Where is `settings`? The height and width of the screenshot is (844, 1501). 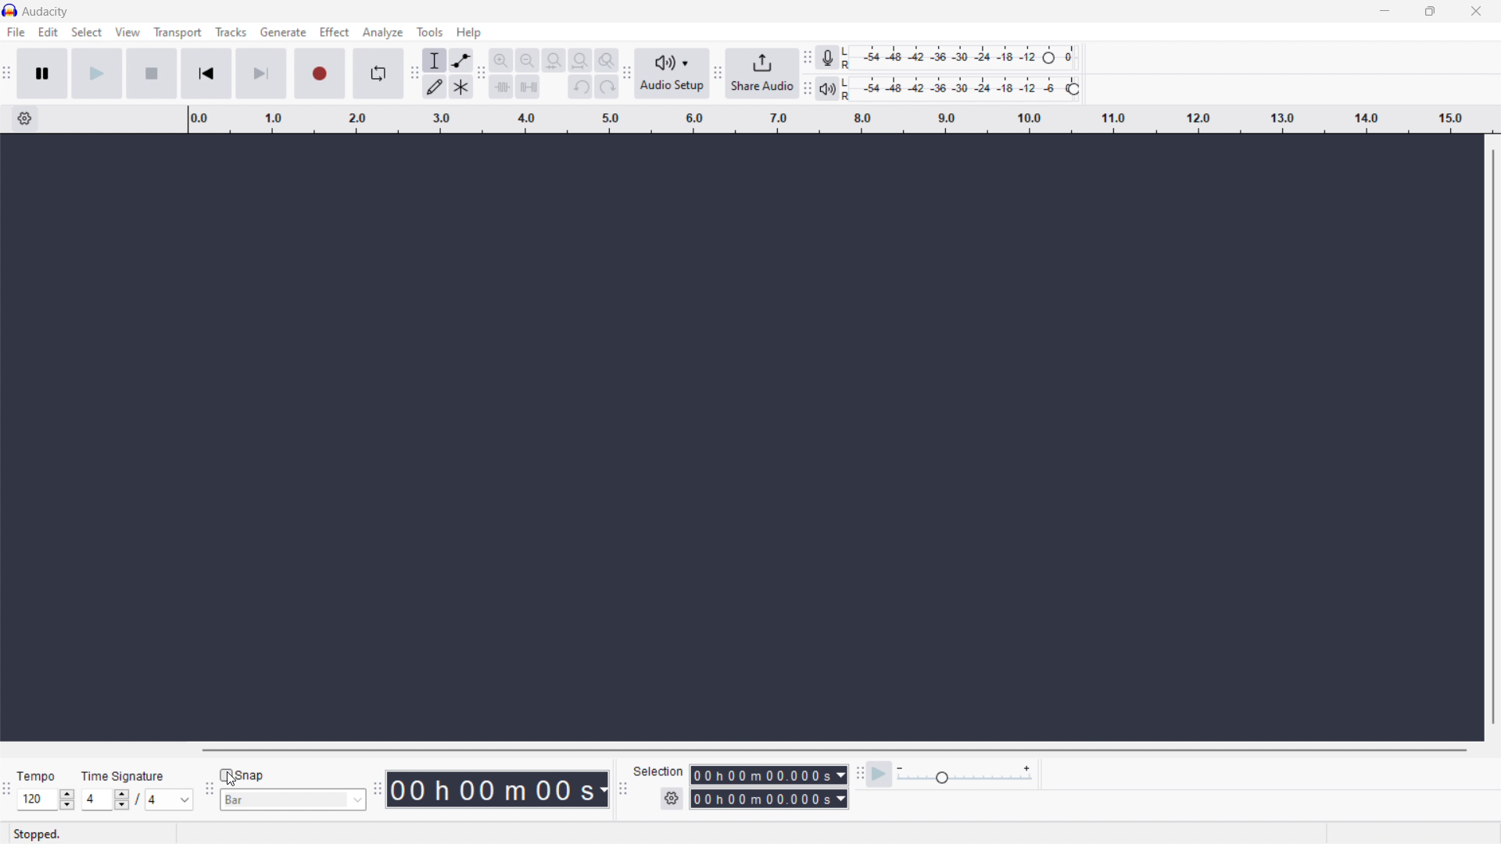
settings is located at coordinates (672, 798).